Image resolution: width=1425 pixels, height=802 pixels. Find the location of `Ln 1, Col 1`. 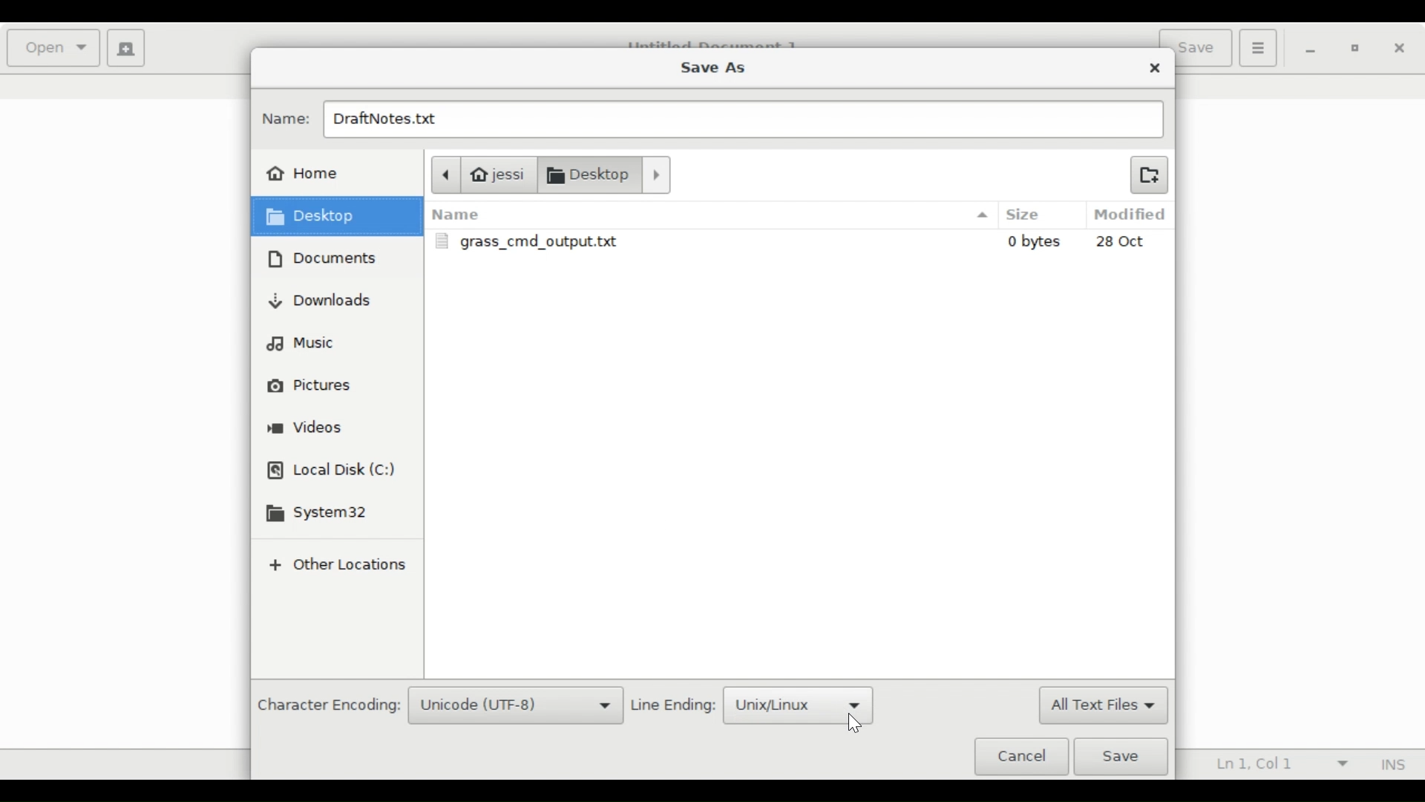

Ln 1, Col 1 is located at coordinates (1277, 765).